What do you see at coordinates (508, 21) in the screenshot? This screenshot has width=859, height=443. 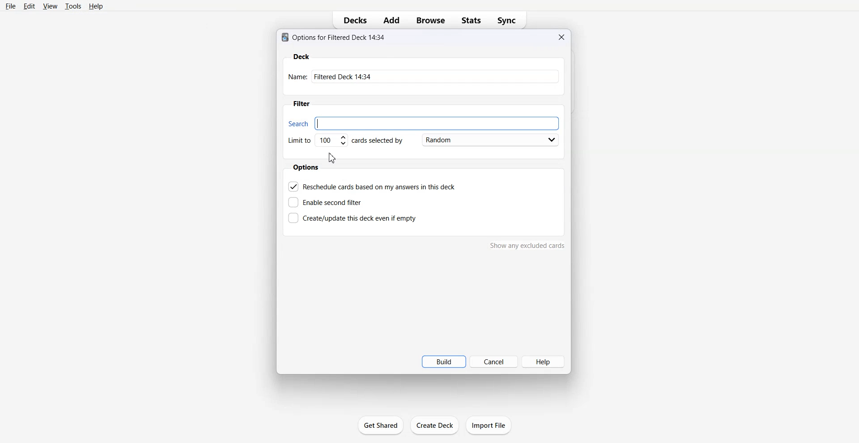 I see `Sync` at bounding box center [508, 21].